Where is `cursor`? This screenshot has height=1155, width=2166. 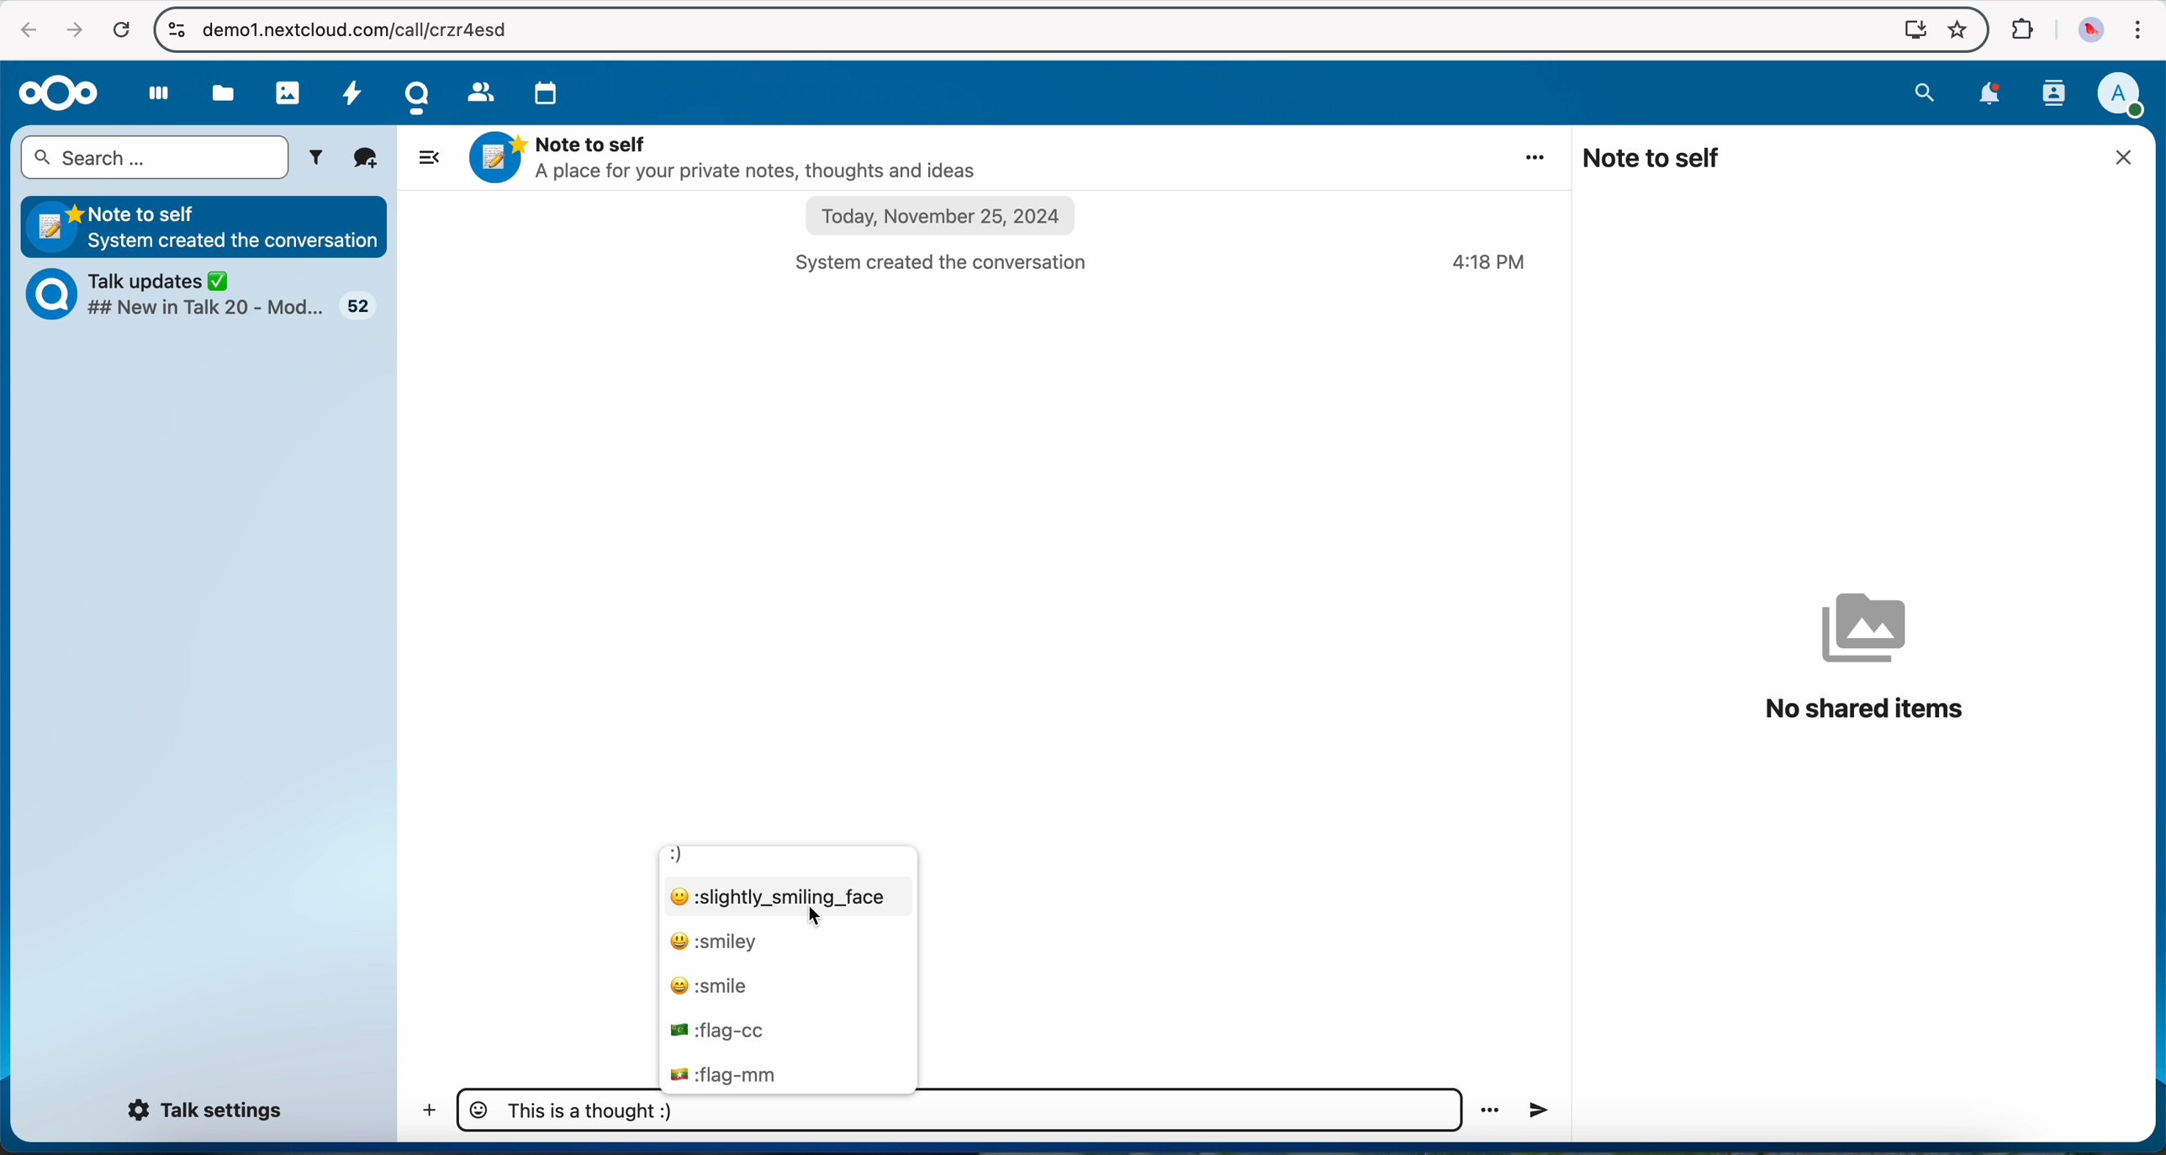
cursor is located at coordinates (819, 922).